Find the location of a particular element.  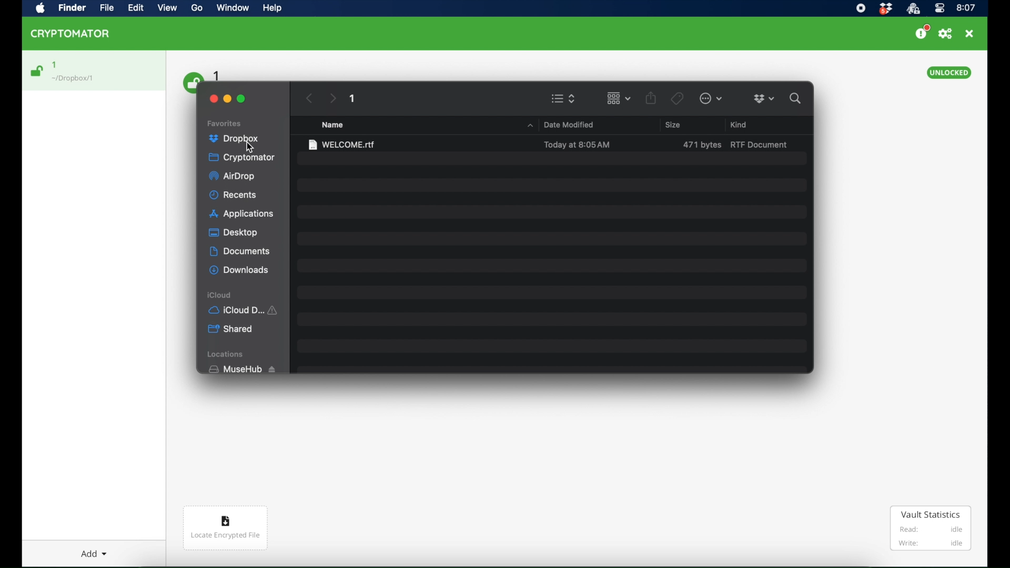

search is located at coordinates (797, 98).